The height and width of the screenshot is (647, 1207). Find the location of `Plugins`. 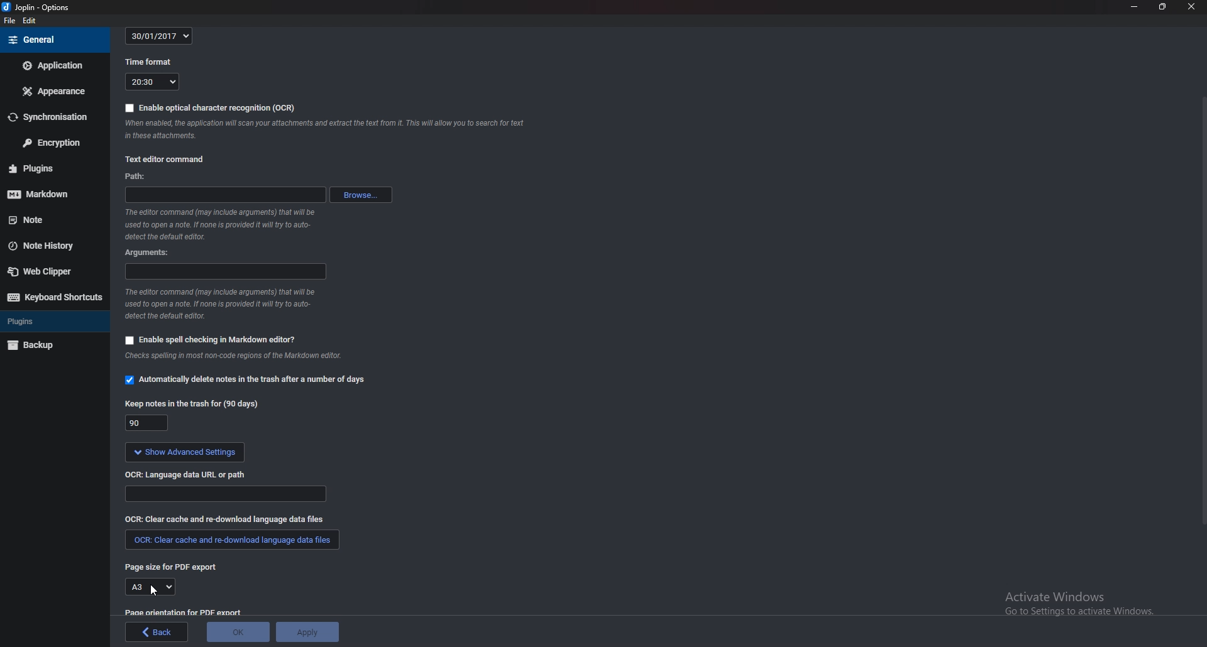

Plugins is located at coordinates (53, 321).